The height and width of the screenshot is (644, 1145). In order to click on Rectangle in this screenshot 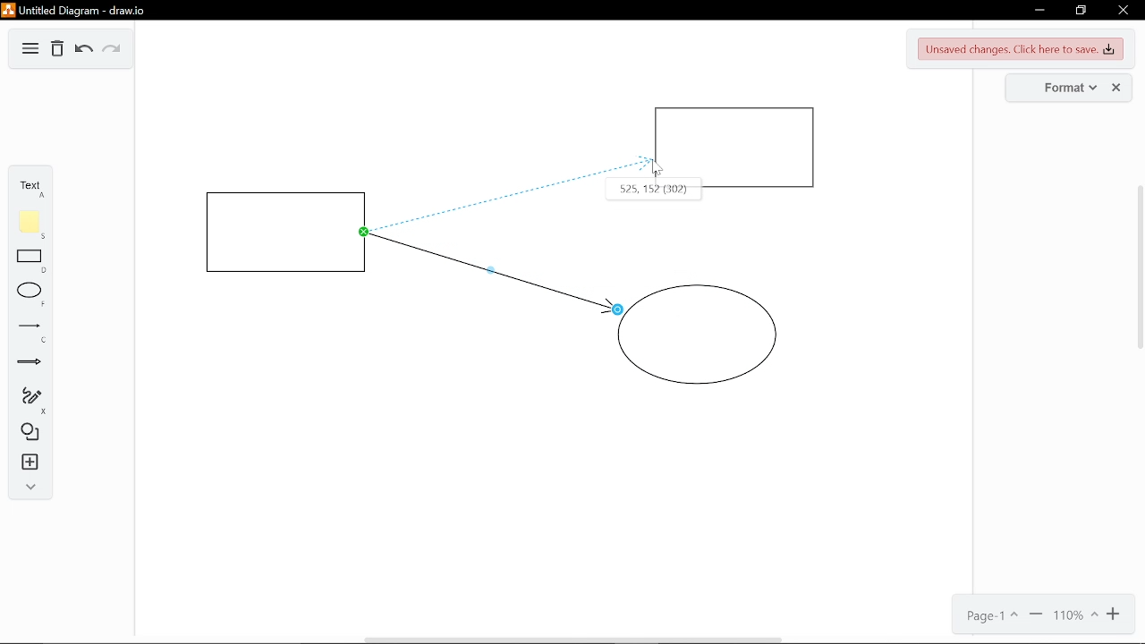, I will do `click(31, 260)`.